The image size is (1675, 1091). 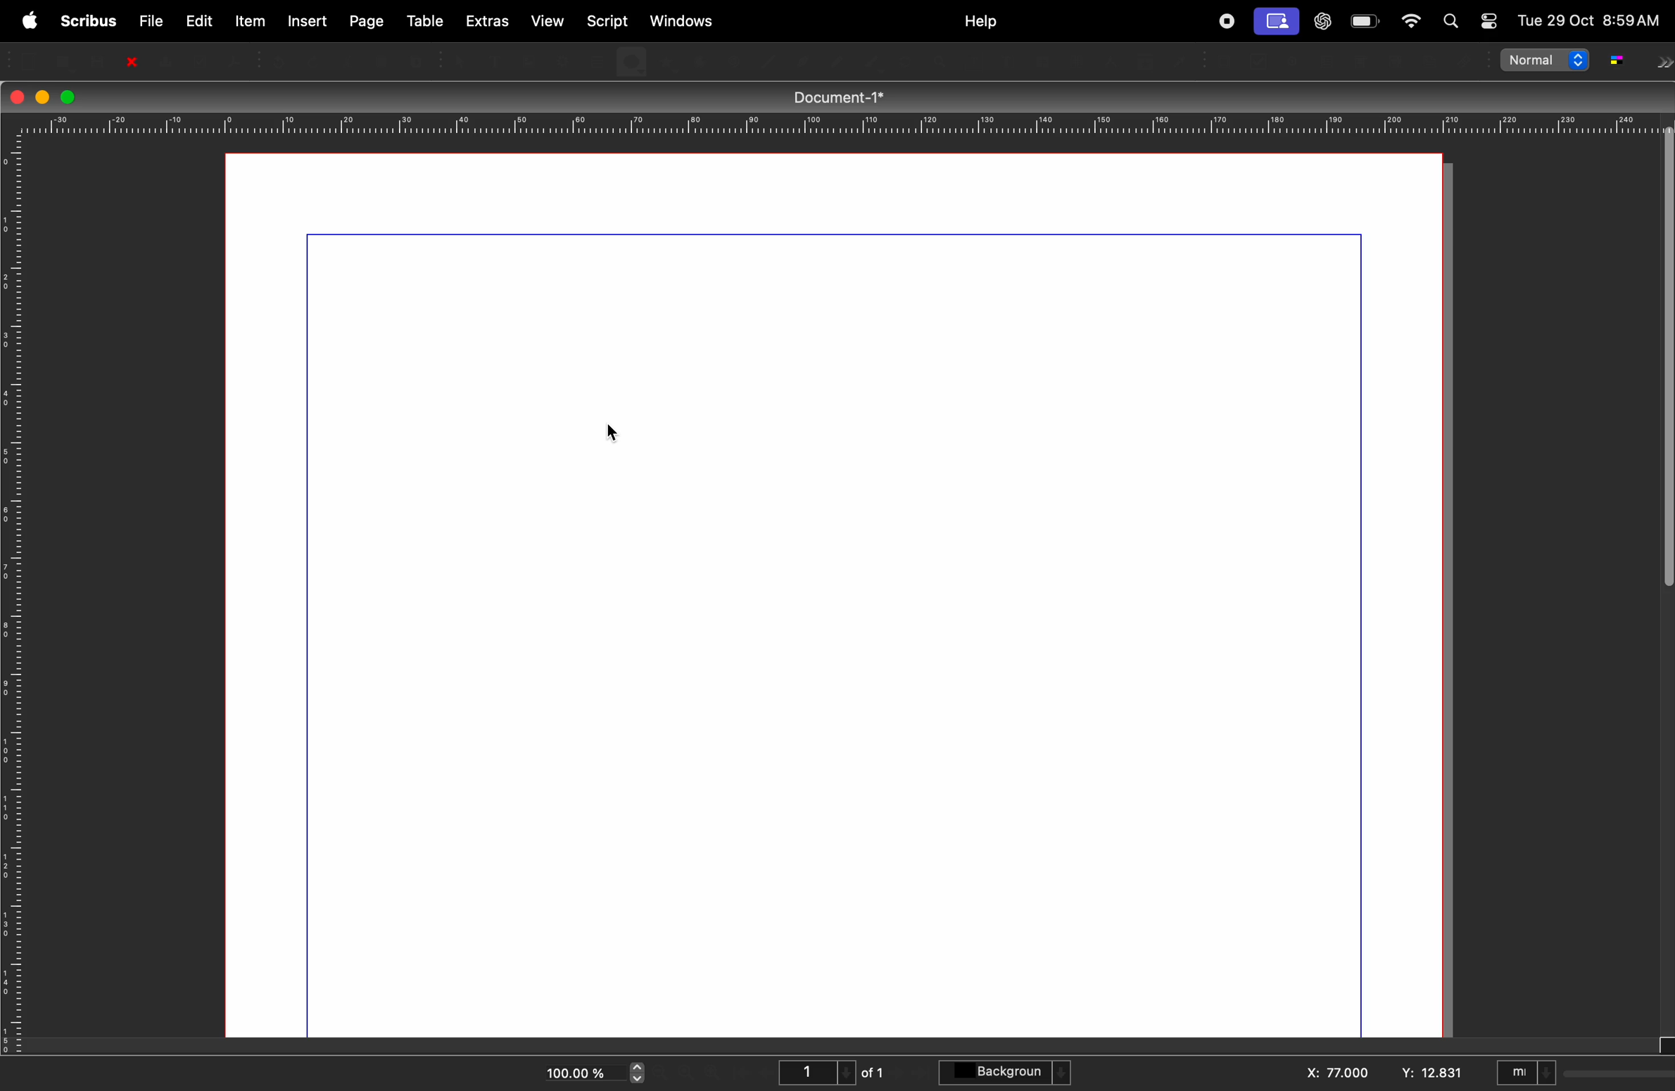 I want to click on PDF radio button, so click(x=1296, y=61).